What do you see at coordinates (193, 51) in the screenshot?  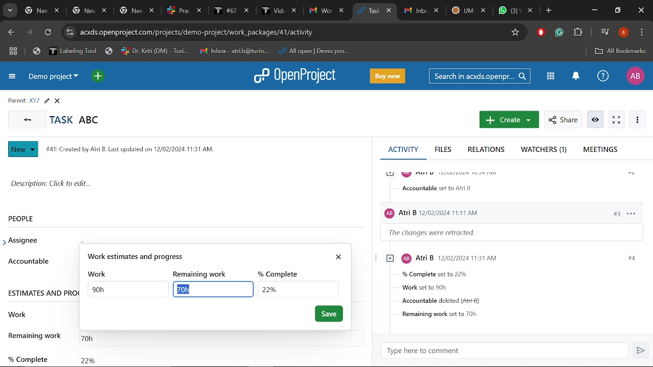 I see `Bookmarked tabs` at bounding box center [193, 51].